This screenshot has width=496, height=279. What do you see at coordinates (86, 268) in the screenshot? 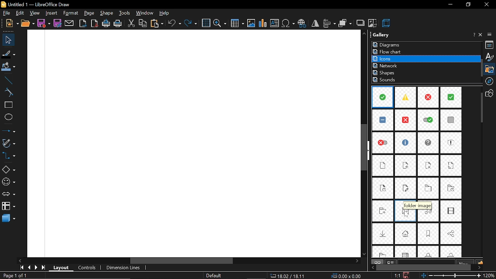
I see `controls` at bounding box center [86, 268].